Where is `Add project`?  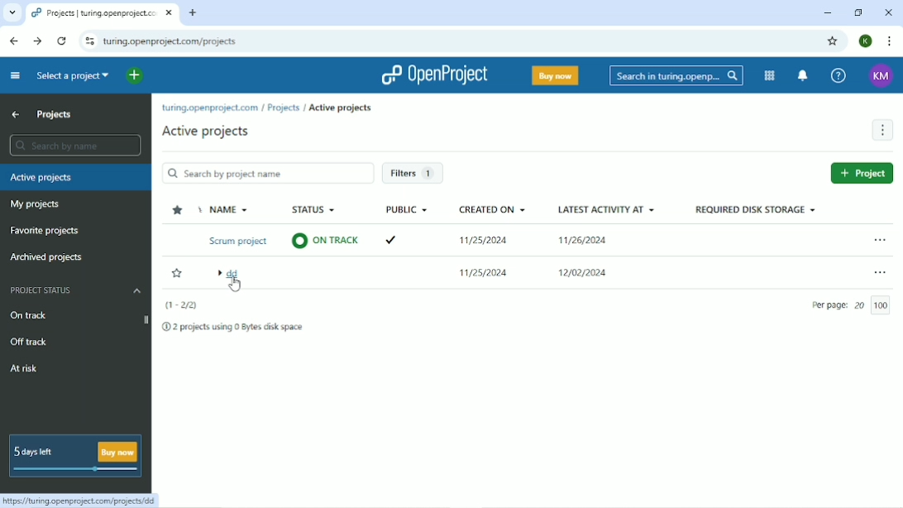
Add project is located at coordinates (862, 174).